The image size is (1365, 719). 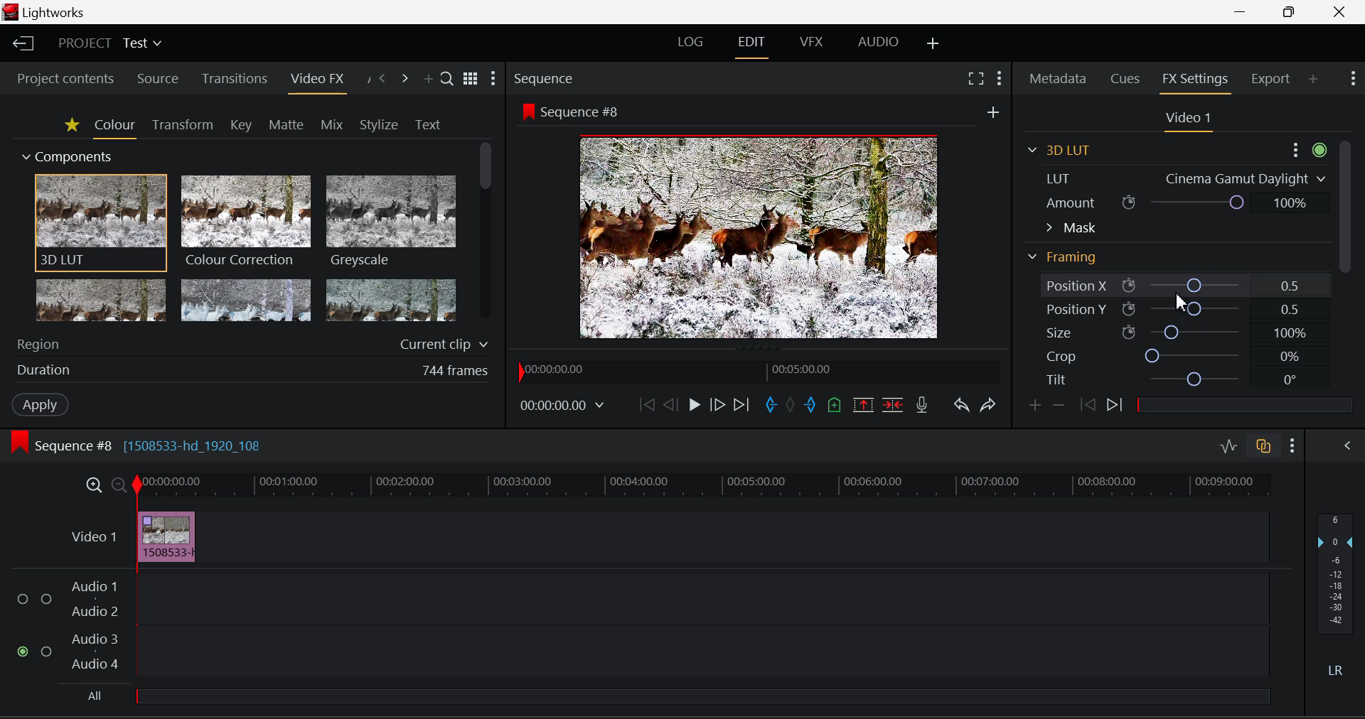 I want to click on Add Panel, so click(x=1313, y=80).